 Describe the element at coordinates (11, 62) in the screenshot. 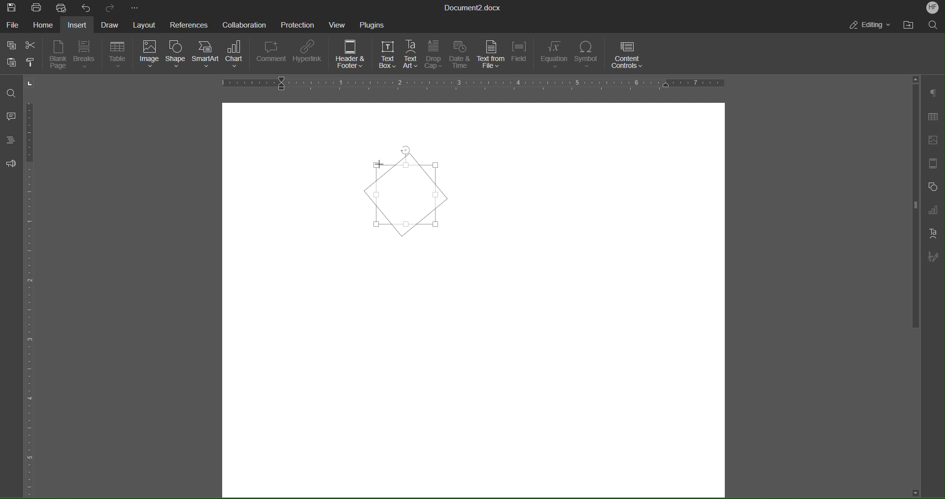

I see `Paste` at that location.